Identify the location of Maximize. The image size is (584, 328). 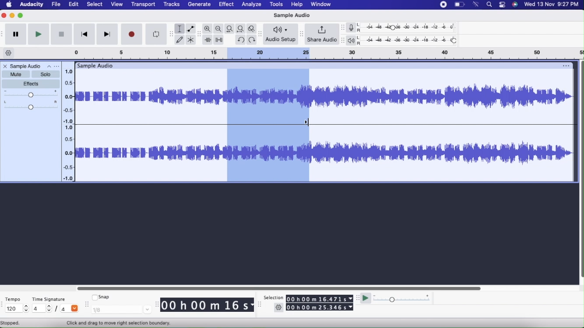
(21, 15).